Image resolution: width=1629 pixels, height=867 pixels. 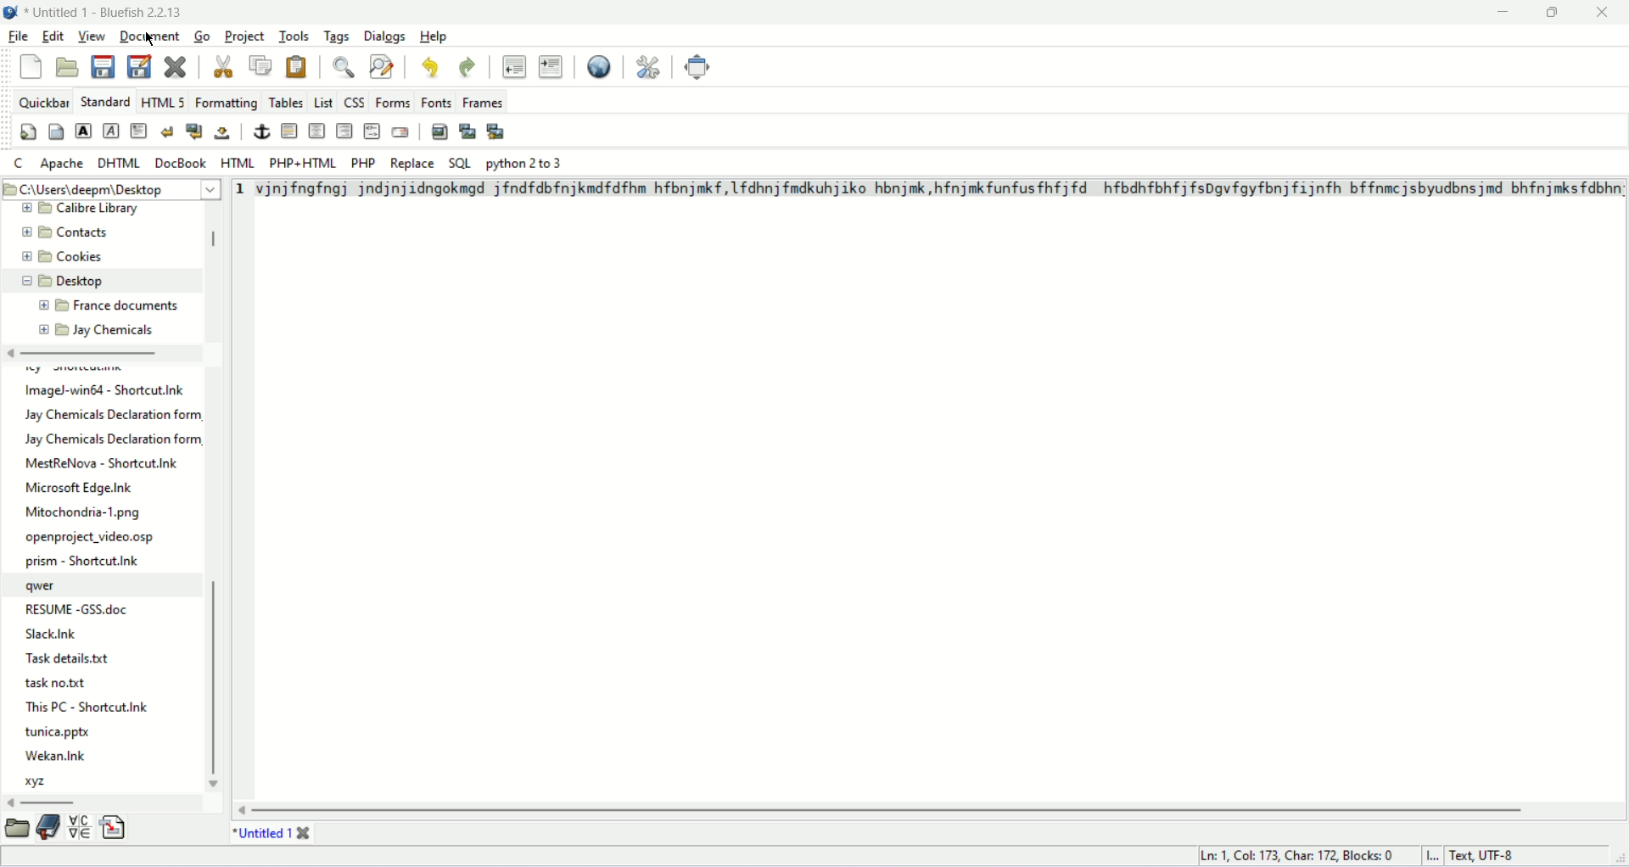 I want to click on Cookies., so click(x=84, y=259).